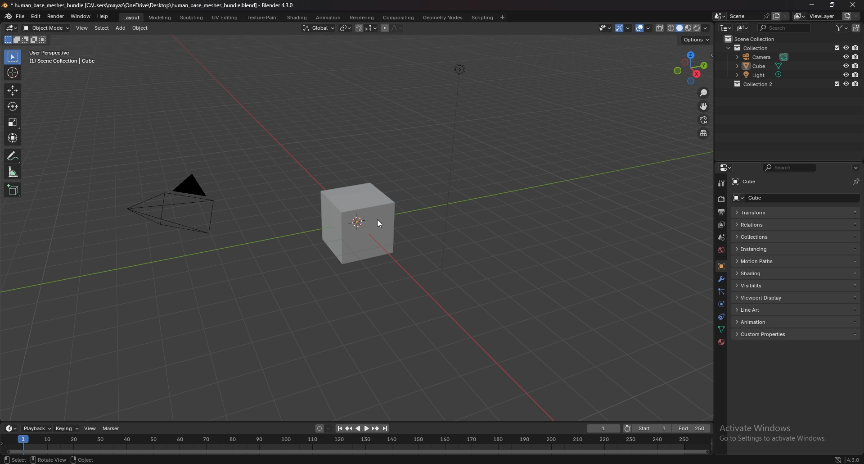  What do you see at coordinates (606, 28) in the screenshot?
I see `selectibility and visibility` at bounding box center [606, 28].